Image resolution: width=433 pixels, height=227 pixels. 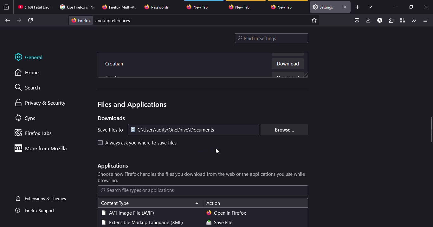 I want to click on sort, so click(x=197, y=204).